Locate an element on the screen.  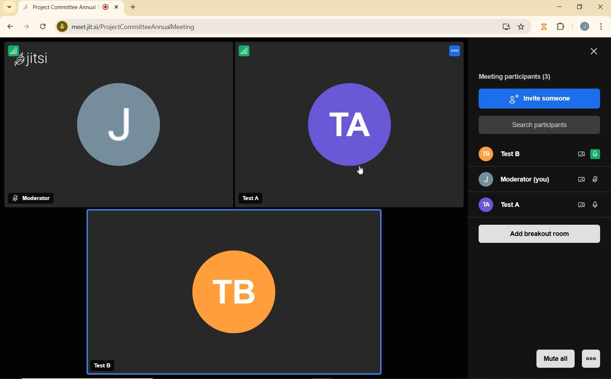
jitsi is located at coordinates (37, 58).